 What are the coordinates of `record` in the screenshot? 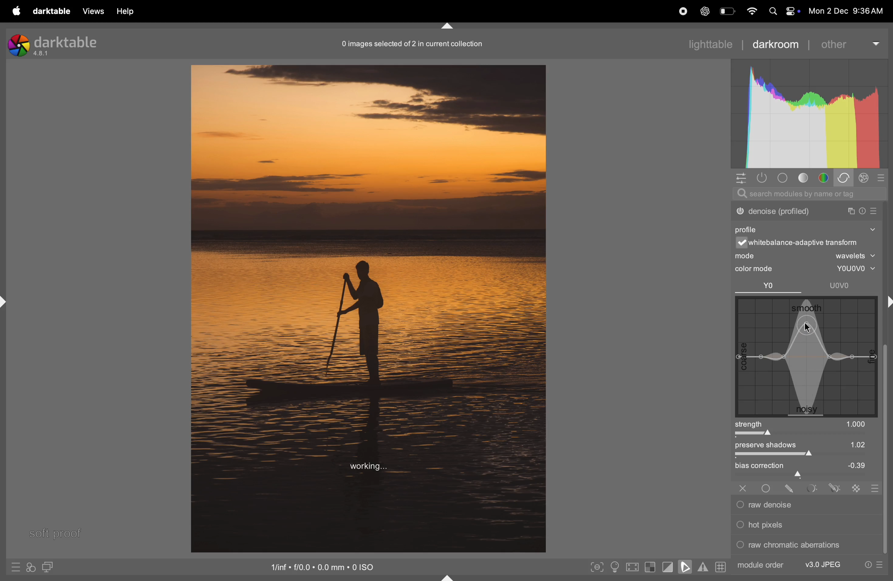 It's located at (679, 12).